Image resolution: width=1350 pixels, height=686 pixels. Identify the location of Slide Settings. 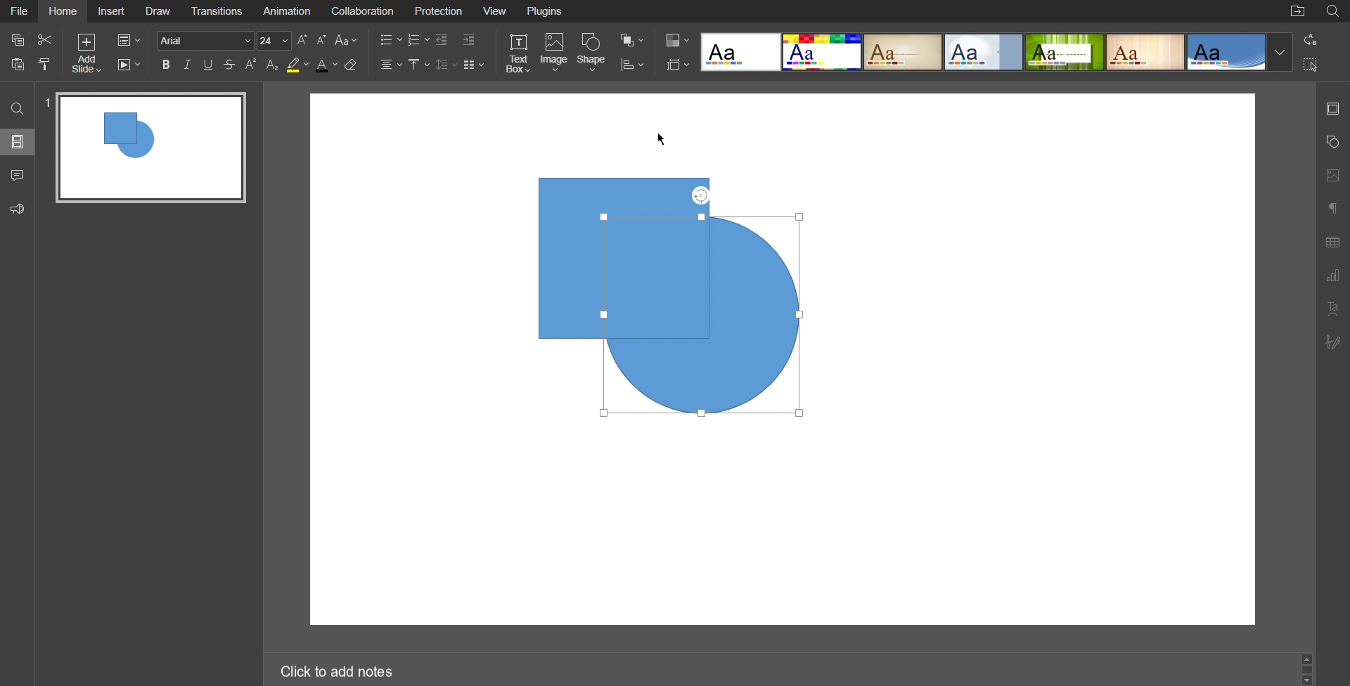
(129, 38).